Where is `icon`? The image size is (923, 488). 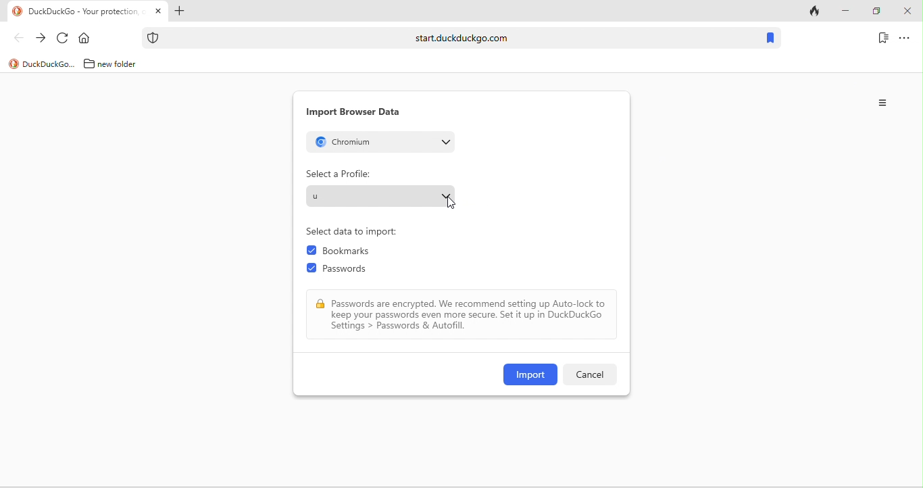 icon is located at coordinates (153, 38).